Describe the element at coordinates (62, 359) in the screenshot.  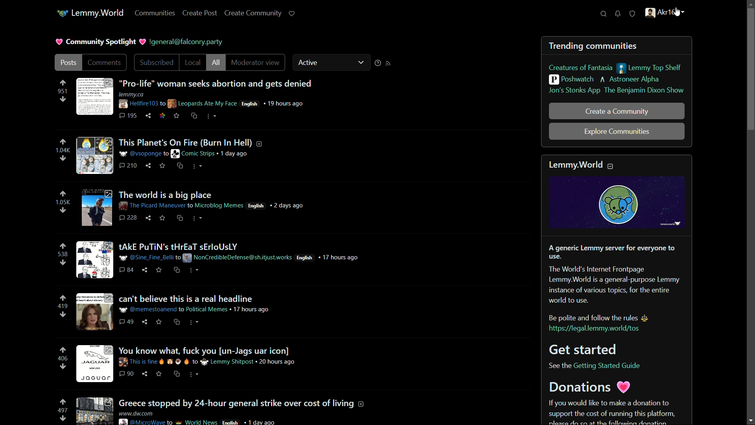
I see `number of votes` at that location.